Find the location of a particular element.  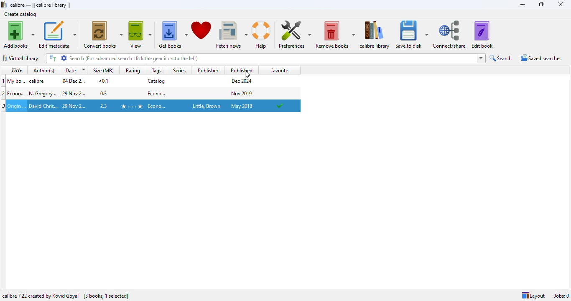

1 is located at coordinates (4, 80).